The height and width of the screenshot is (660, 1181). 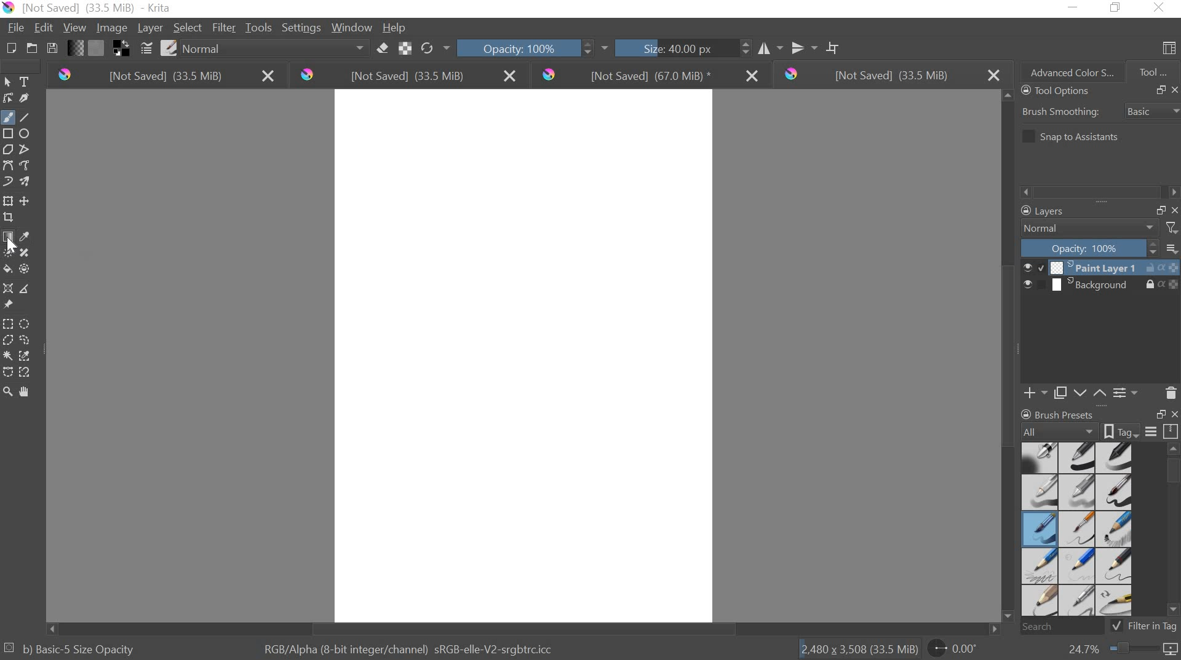 I want to click on RESTORE DOWN, so click(x=1118, y=9).